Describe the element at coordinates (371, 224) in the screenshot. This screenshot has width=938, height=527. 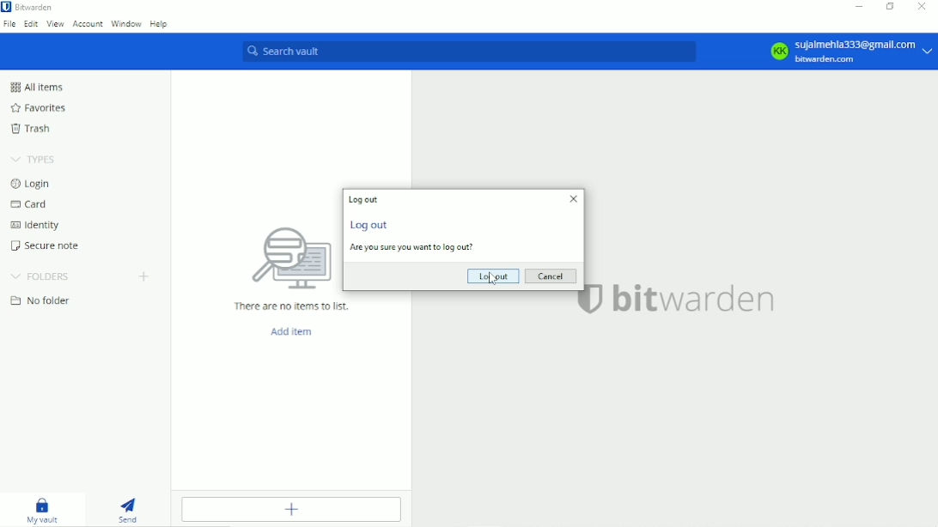
I see `Log out` at that location.